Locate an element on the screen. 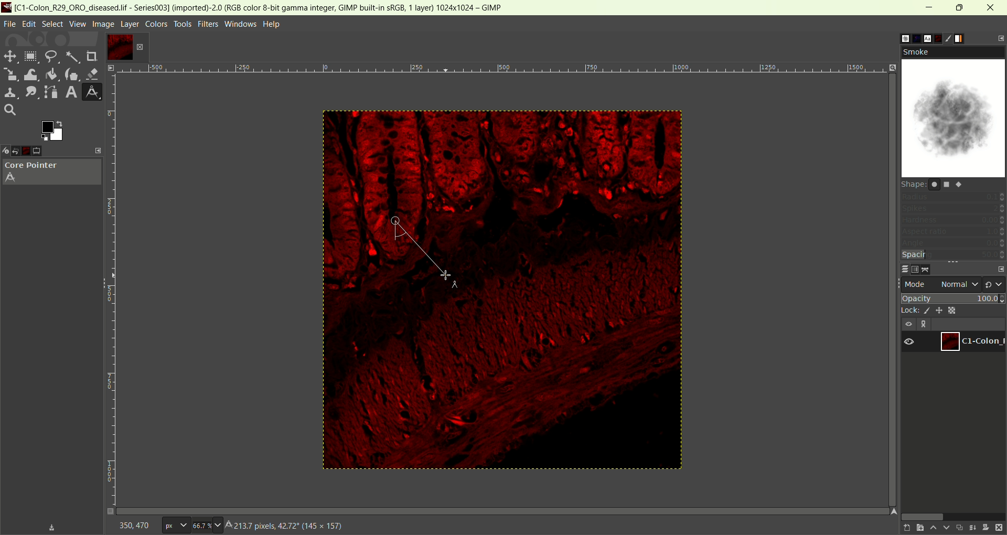  filters is located at coordinates (208, 24).